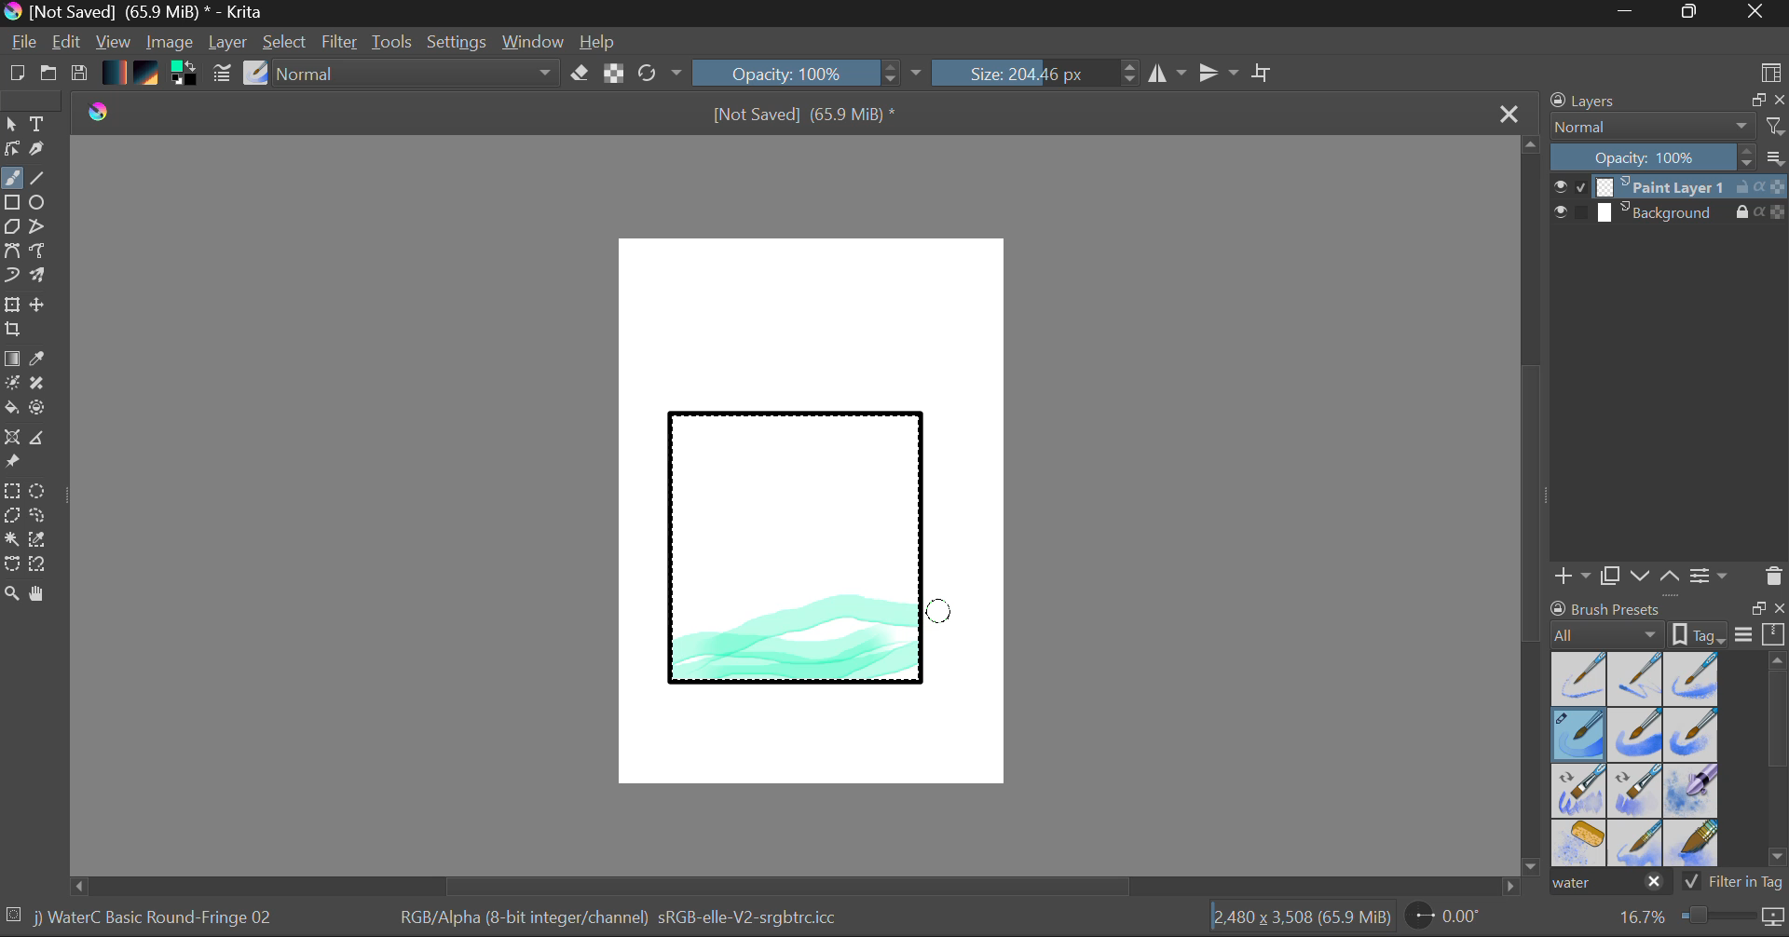 This screenshot has width=1789, height=937. I want to click on Layer 1, so click(1671, 189).